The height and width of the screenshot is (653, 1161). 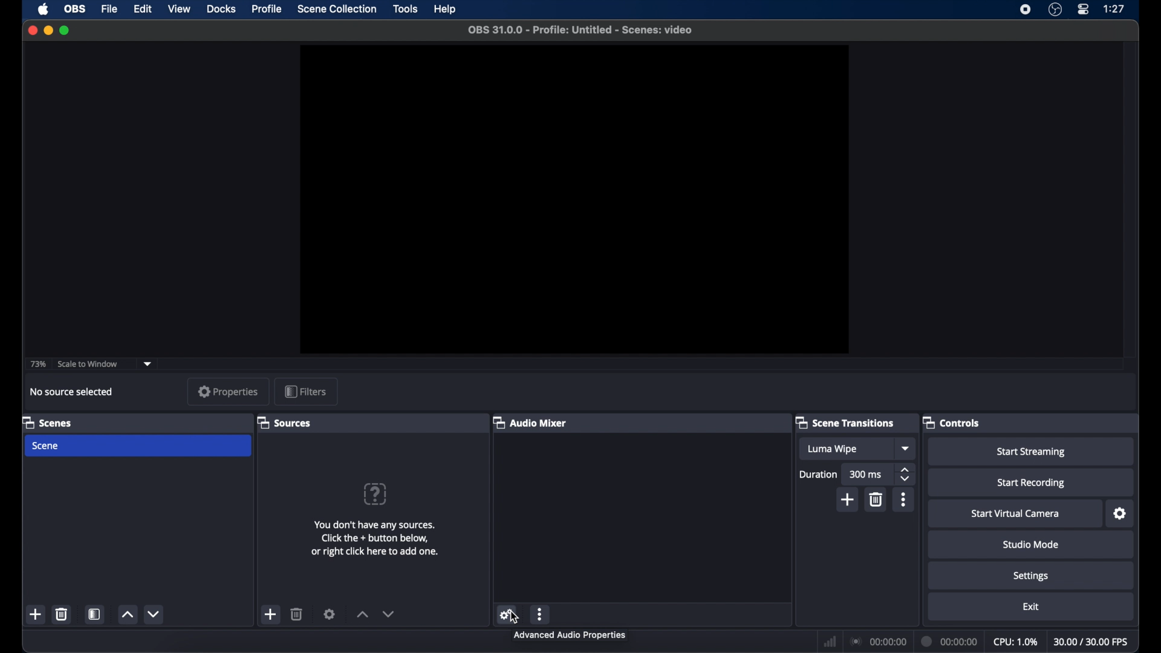 What do you see at coordinates (44, 9) in the screenshot?
I see `apple icon` at bounding box center [44, 9].